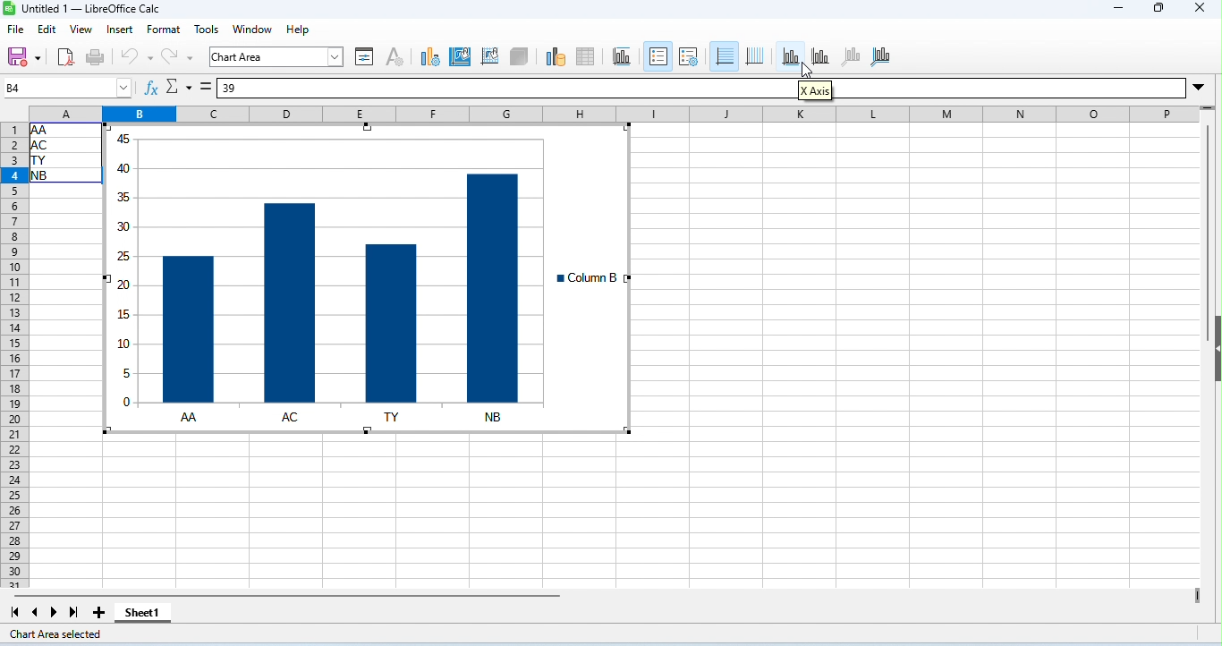 The height and width of the screenshot is (646, 1222). I want to click on drop down, so click(1202, 91).